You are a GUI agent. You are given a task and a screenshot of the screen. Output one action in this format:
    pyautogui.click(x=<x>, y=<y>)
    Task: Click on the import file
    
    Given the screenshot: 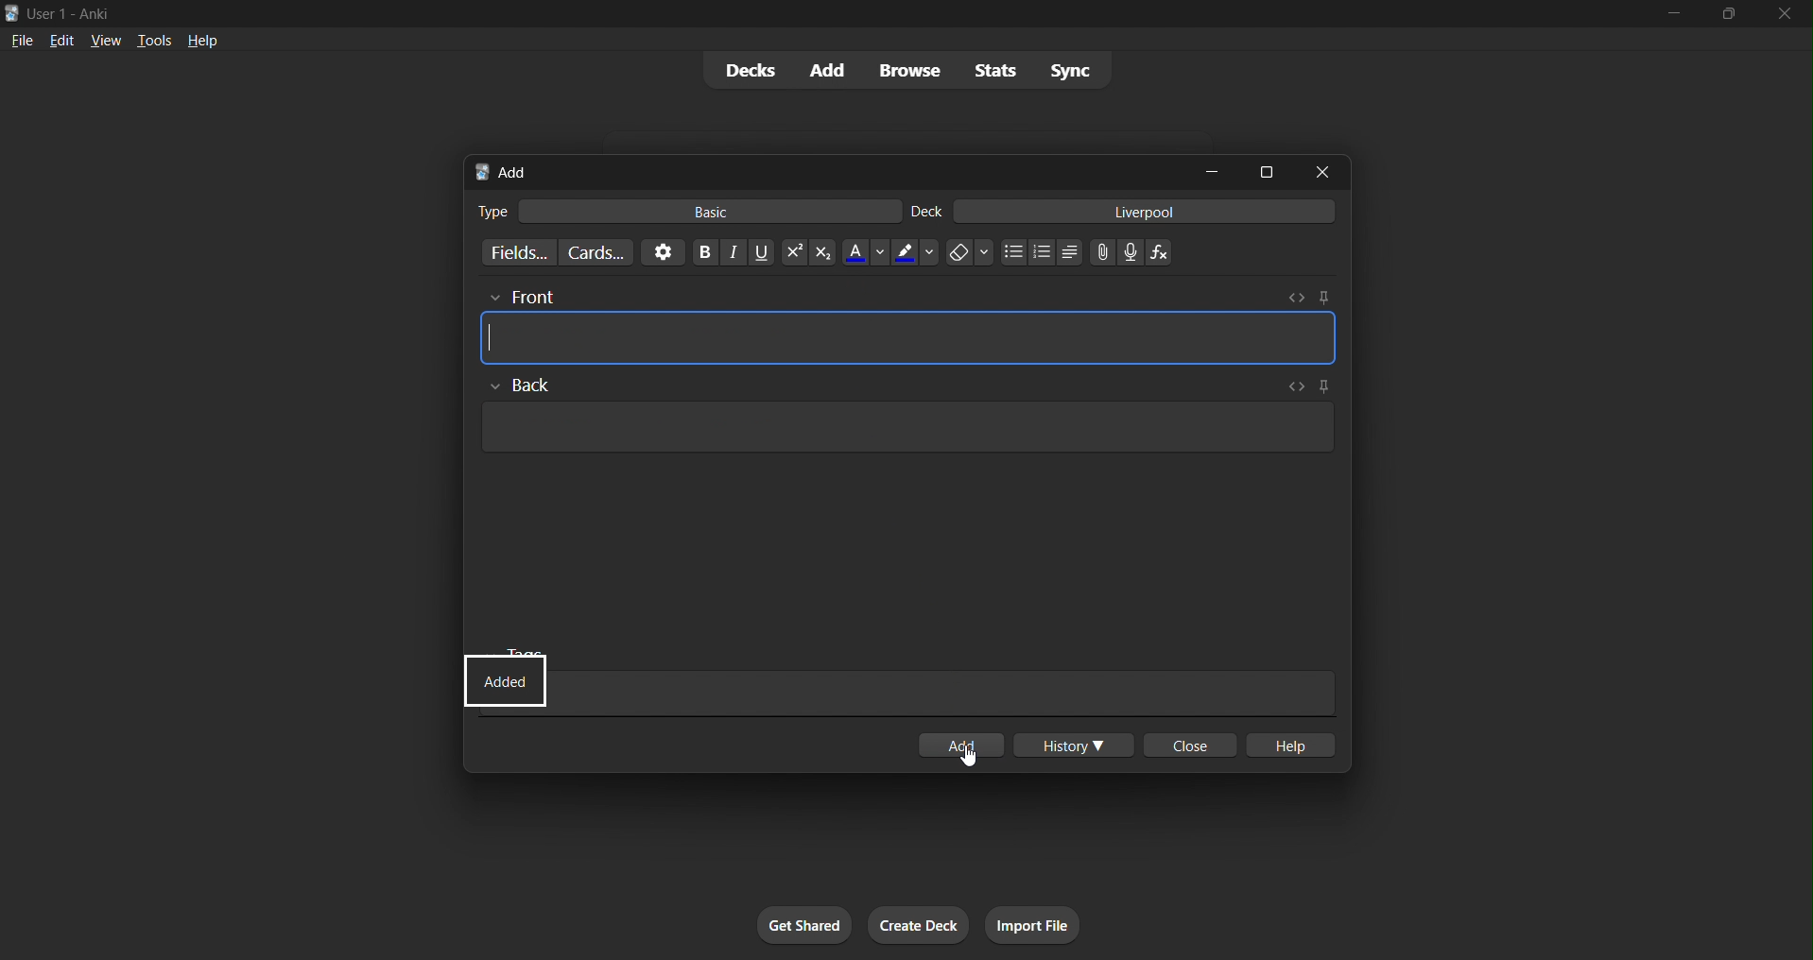 What is the action you would take?
    pyautogui.click(x=1030, y=922)
    